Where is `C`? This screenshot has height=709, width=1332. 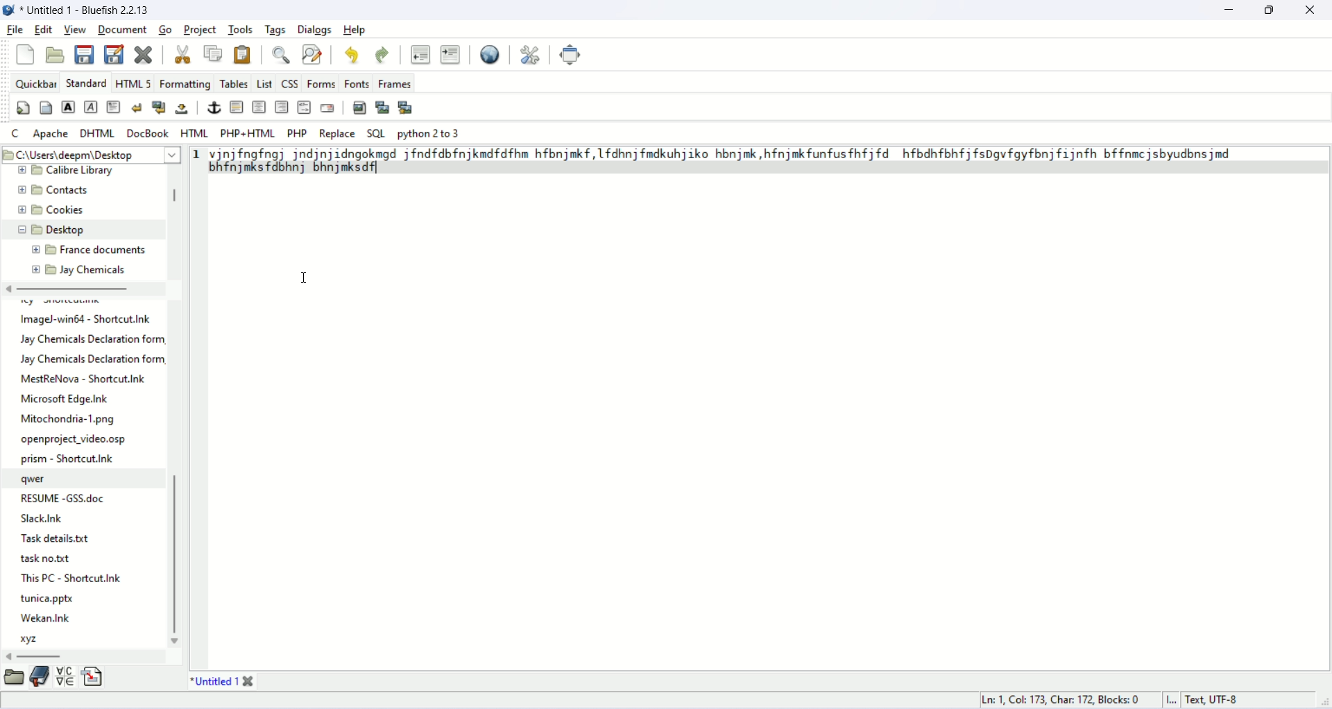 C is located at coordinates (15, 133).